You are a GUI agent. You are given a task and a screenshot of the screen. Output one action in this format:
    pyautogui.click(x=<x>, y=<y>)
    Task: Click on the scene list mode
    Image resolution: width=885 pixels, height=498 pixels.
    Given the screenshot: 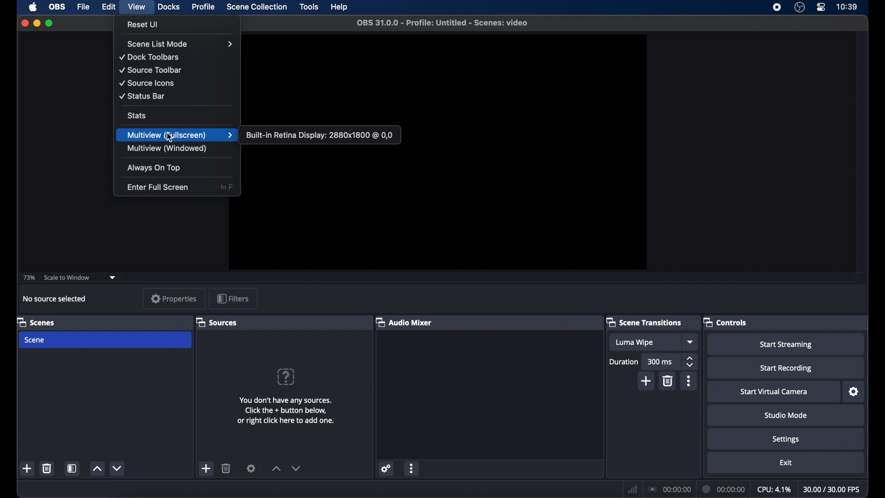 What is the action you would take?
    pyautogui.click(x=181, y=44)
    